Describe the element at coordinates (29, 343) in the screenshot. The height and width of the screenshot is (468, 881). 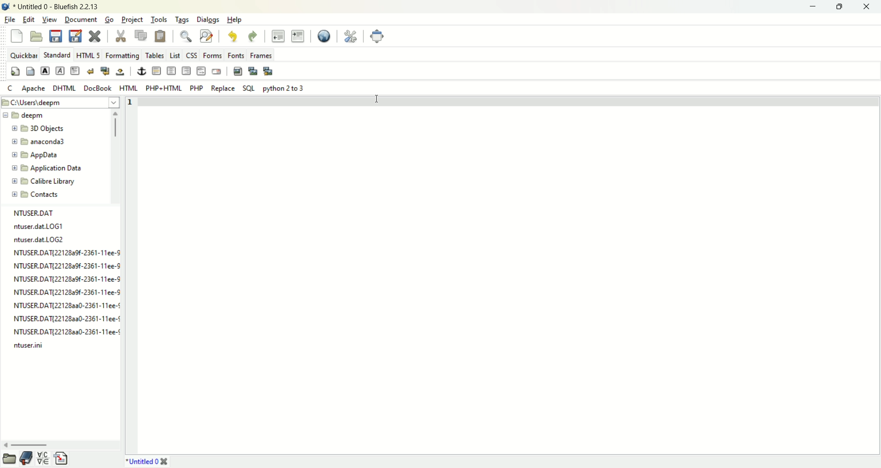
I see `ntuser.ini` at that location.